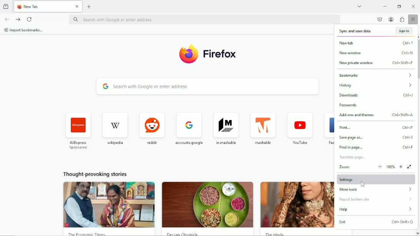  I want to click on facebook, so click(331, 129).